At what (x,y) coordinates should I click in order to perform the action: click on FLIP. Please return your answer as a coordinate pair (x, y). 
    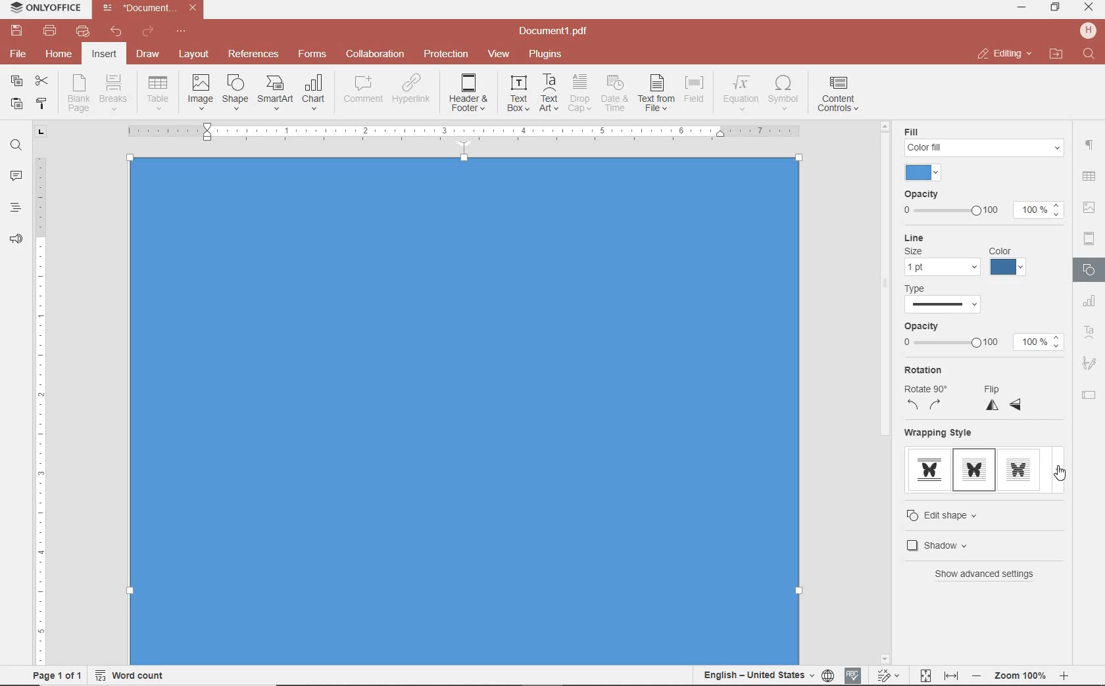
    Looking at the image, I should click on (1006, 398).